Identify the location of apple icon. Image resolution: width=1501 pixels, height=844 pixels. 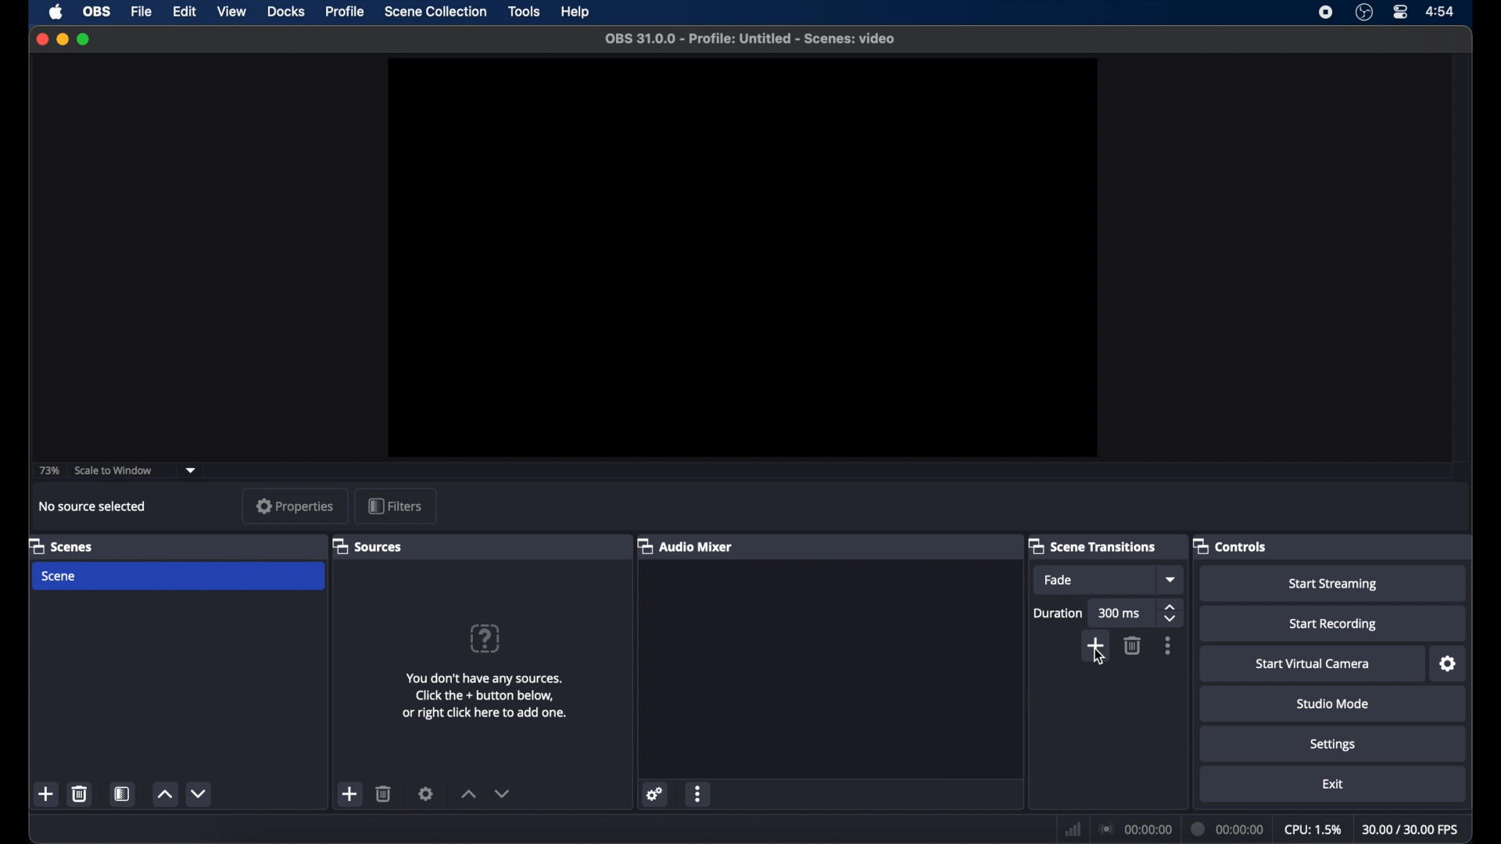
(56, 12).